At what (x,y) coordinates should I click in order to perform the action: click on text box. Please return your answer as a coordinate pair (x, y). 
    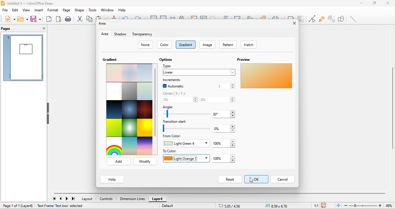
    Looking at the image, I should click on (204, 17).